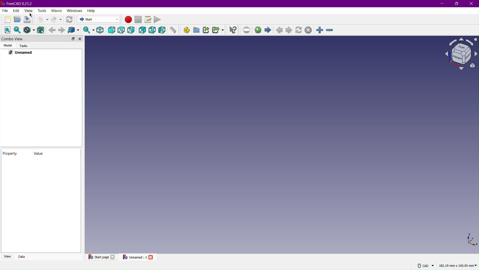  What do you see at coordinates (35, 39) in the screenshot?
I see `Combo View` at bounding box center [35, 39].